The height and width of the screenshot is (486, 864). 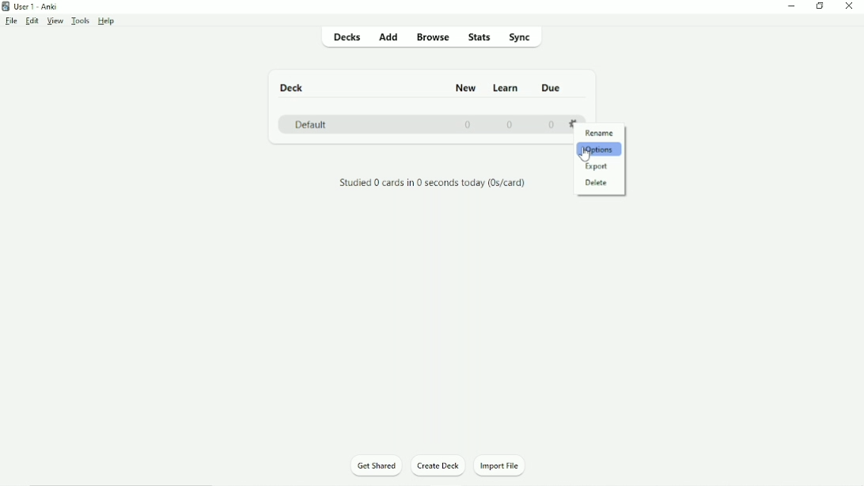 What do you see at coordinates (440, 465) in the screenshot?
I see `Create Deck` at bounding box center [440, 465].